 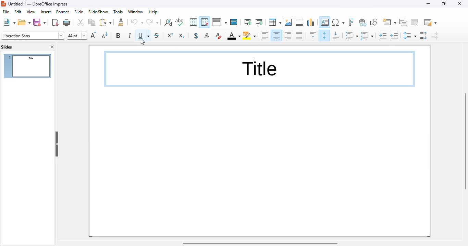 What do you see at coordinates (77, 36) in the screenshot?
I see `font size` at bounding box center [77, 36].